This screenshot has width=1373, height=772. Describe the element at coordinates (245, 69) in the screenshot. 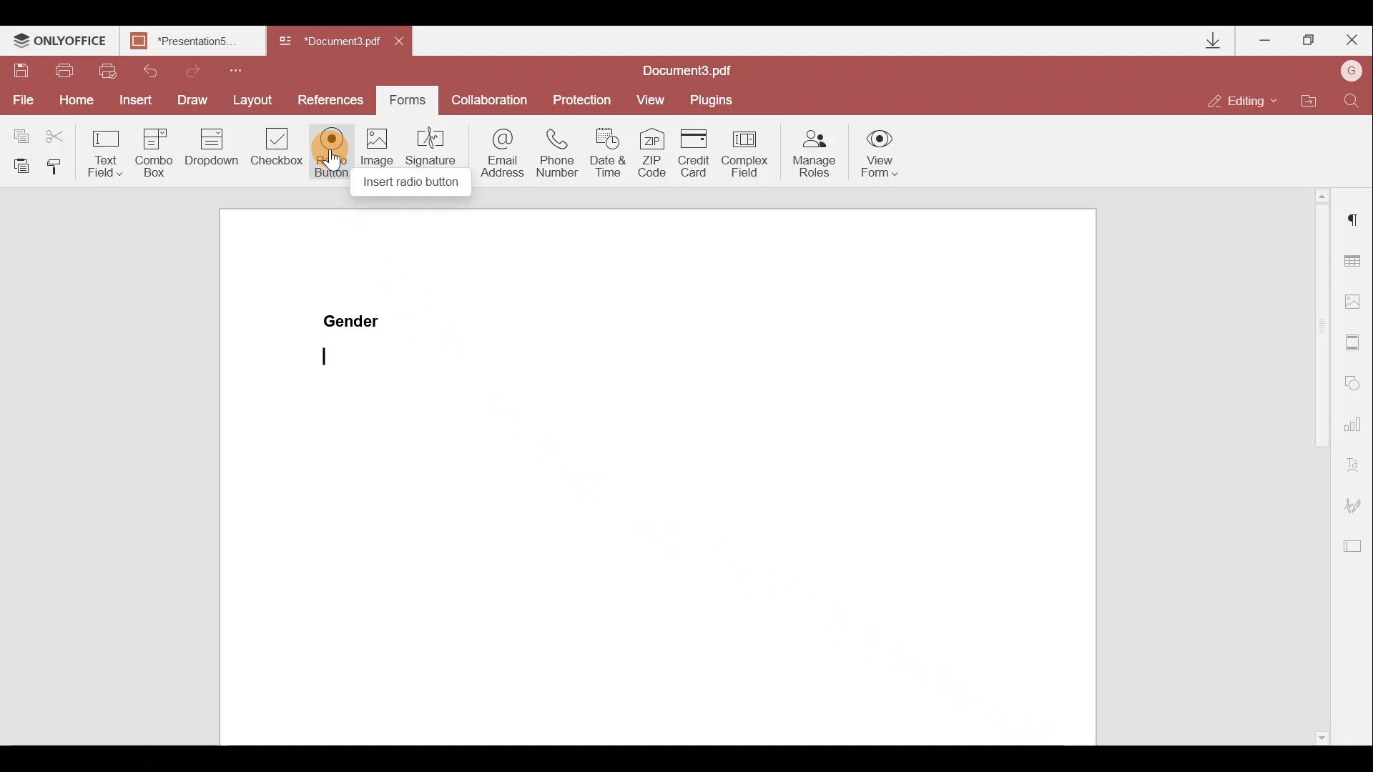

I see `Customize quick access toolbar` at that location.